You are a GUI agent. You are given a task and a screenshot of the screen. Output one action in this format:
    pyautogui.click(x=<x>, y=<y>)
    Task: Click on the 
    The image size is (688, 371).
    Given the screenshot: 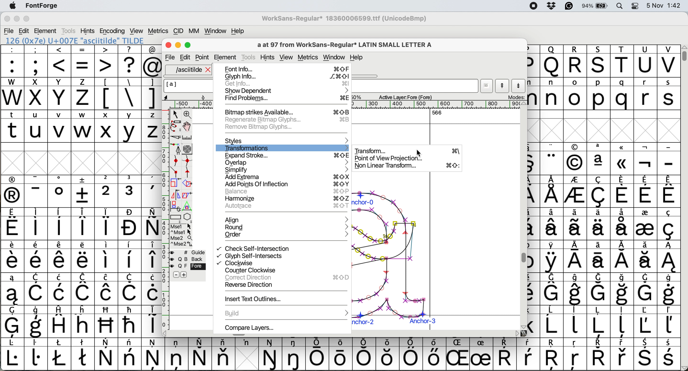 What is the action you would take?
    pyautogui.click(x=84, y=321)
    